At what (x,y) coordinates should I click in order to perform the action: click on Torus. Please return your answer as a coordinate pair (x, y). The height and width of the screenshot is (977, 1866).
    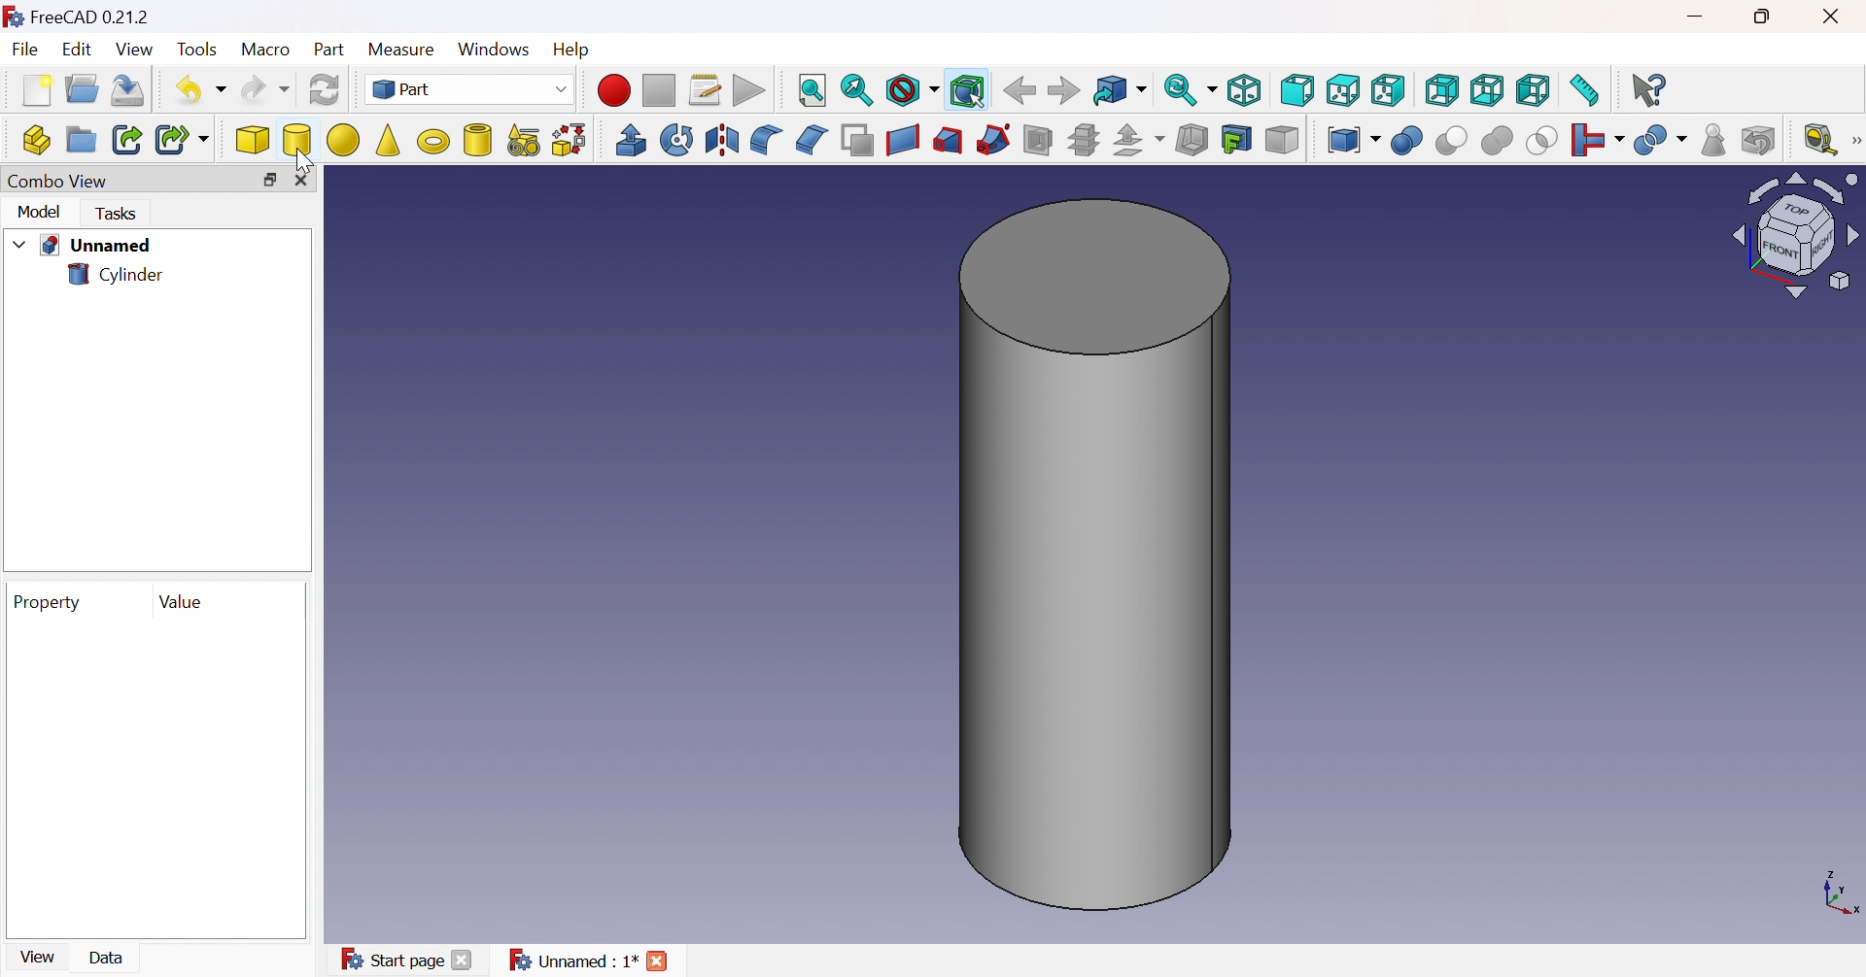
    Looking at the image, I should click on (434, 140).